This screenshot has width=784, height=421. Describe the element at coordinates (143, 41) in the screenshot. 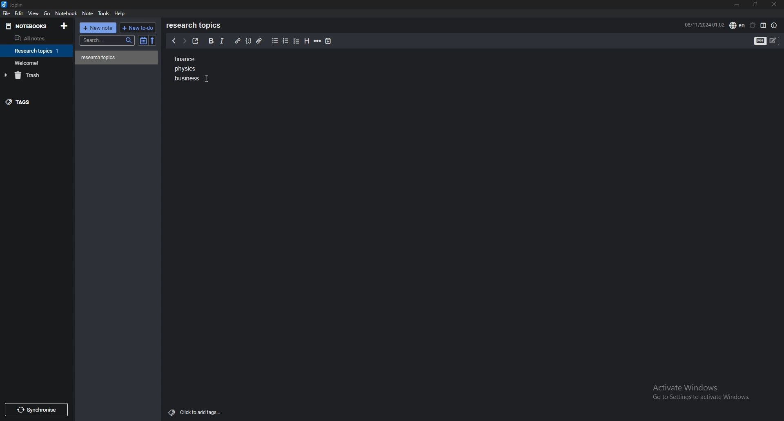

I see `toggle sort order` at that location.